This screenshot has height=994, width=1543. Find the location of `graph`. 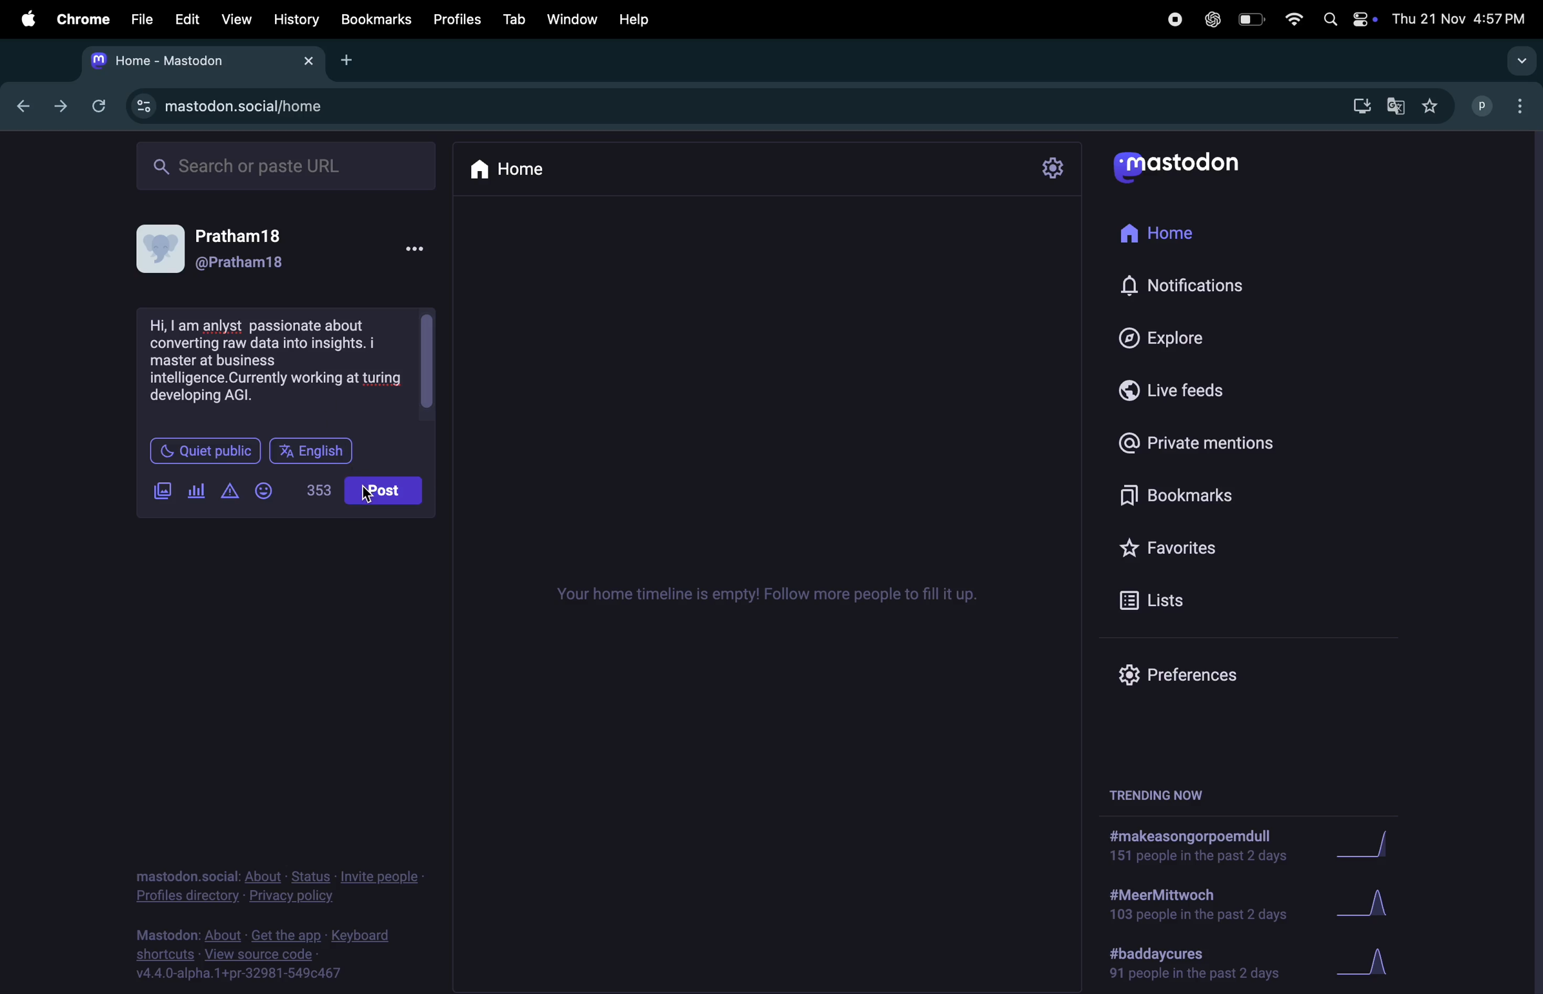

graph is located at coordinates (1370, 846).